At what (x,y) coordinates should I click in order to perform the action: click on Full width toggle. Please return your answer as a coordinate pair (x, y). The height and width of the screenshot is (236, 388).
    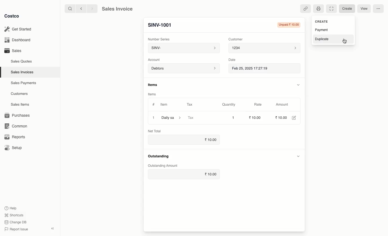
    Looking at the image, I should click on (332, 9).